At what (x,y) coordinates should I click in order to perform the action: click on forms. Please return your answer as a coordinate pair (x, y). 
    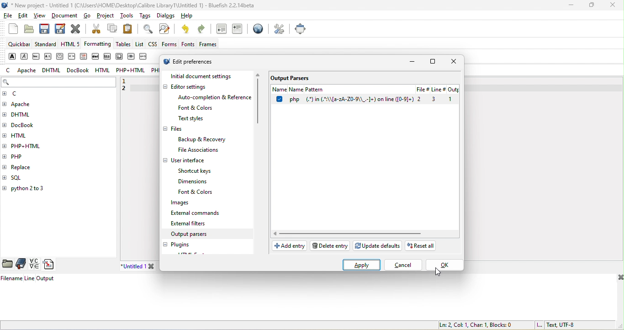
    Looking at the image, I should click on (169, 44).